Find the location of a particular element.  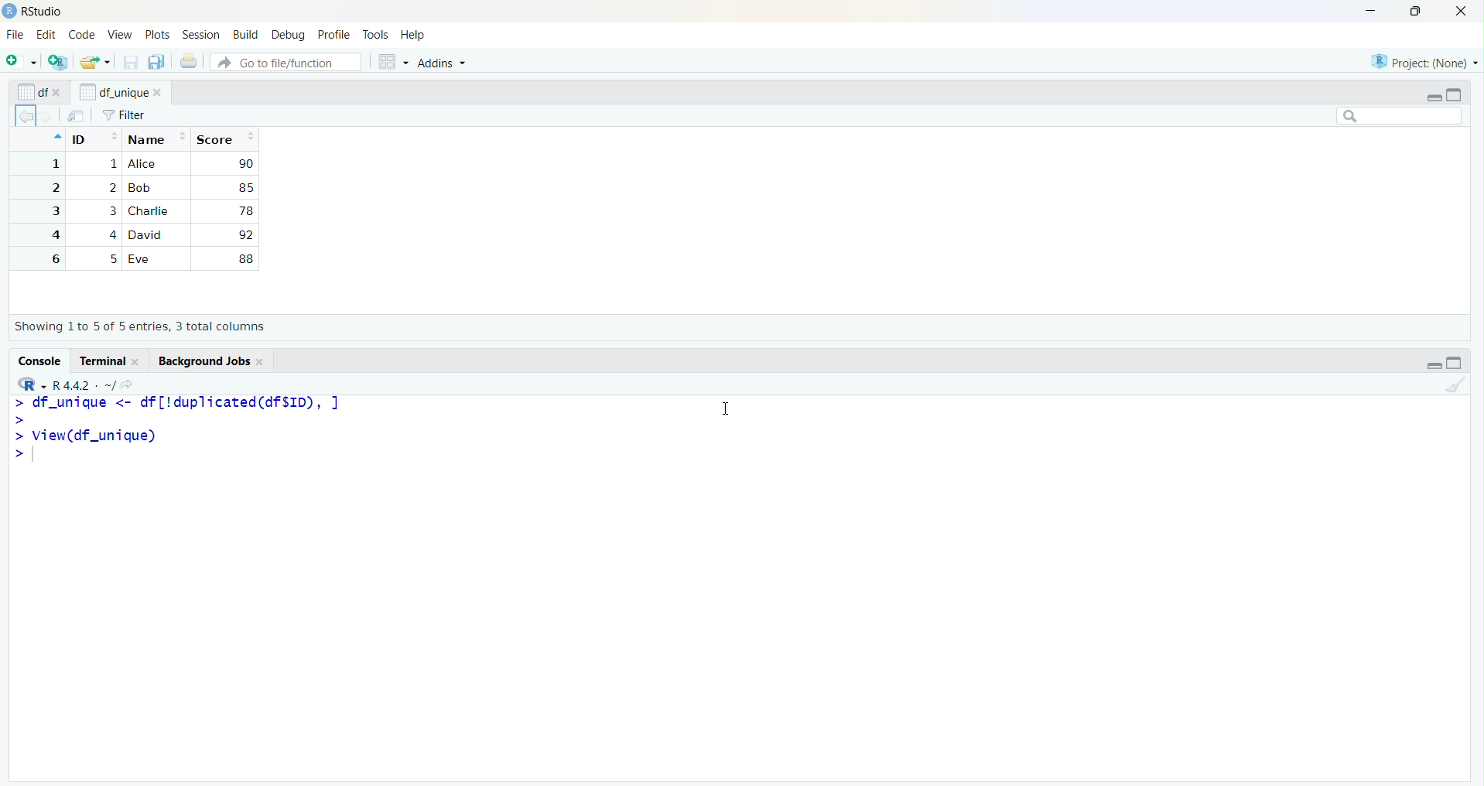

New project is located at coordinates (59, 63).